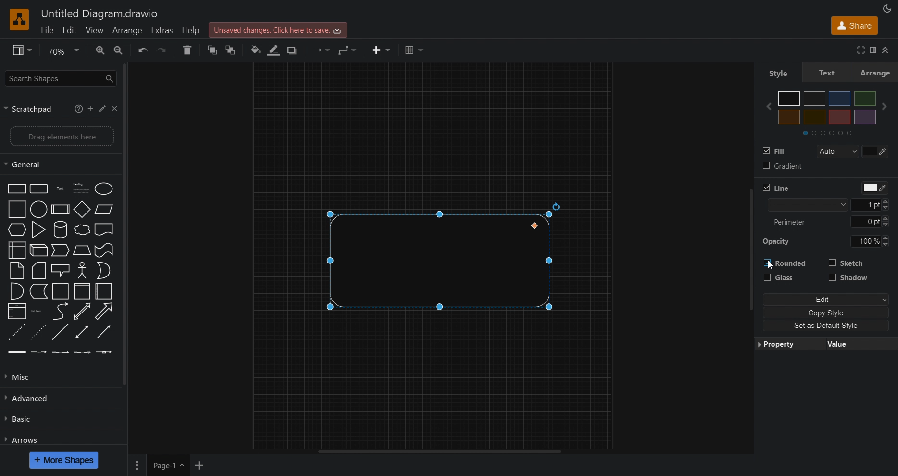  Describe the element at coordinates (20, 421) in the screenshot. I see `Basic` at that location.